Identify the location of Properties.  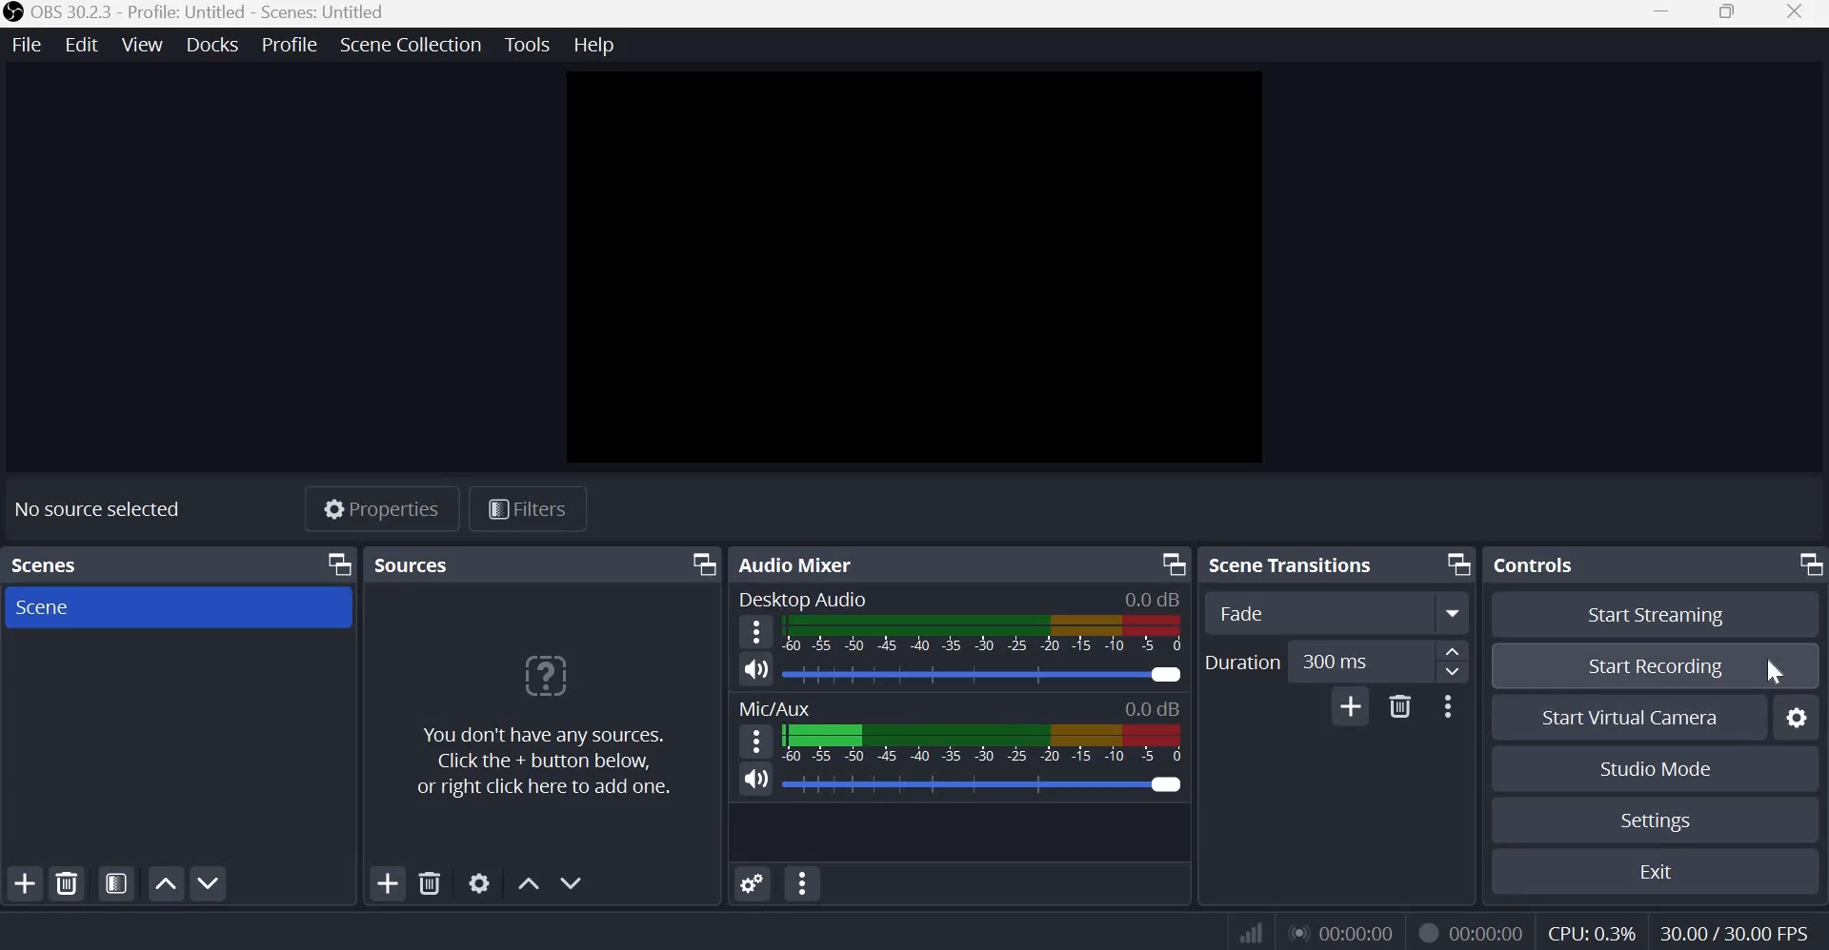
(377, 508).